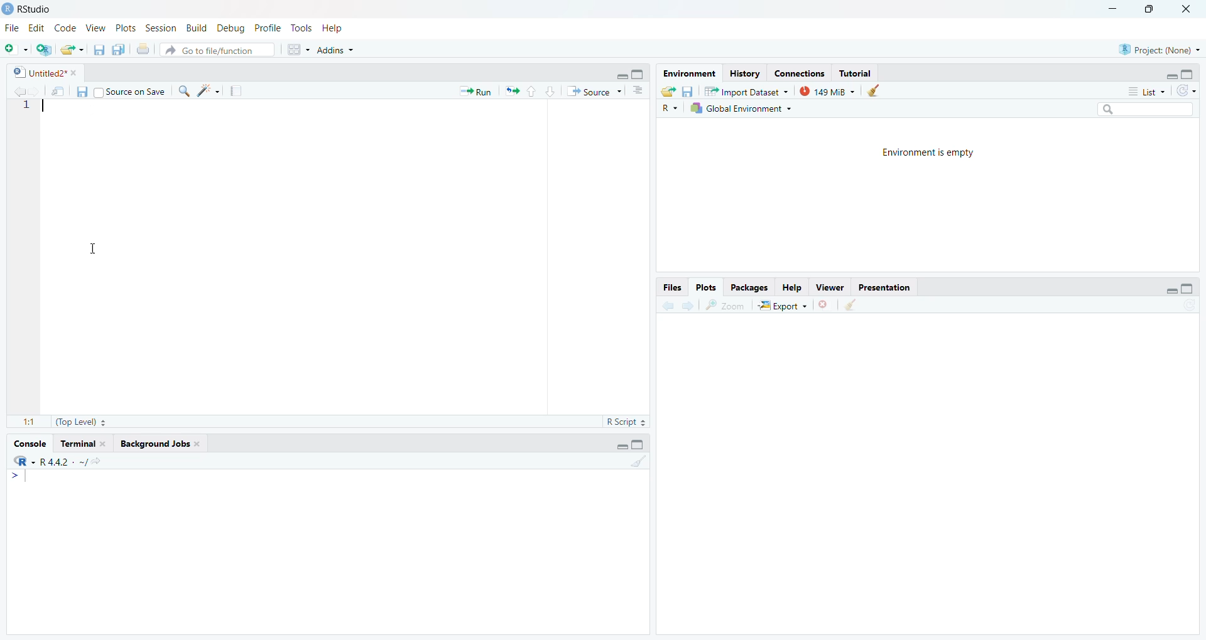 The width and height of the screenshot is (1206, 640). What do you see at coordinates (95, 29) in the screenshot?
I see `View` at bounding box center [95, 29].